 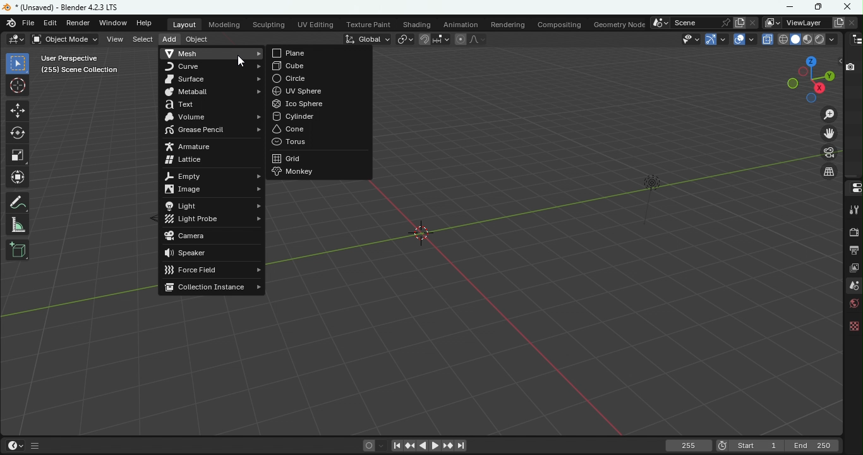 I want to click on UN sphere, so click(x=320, y=91).